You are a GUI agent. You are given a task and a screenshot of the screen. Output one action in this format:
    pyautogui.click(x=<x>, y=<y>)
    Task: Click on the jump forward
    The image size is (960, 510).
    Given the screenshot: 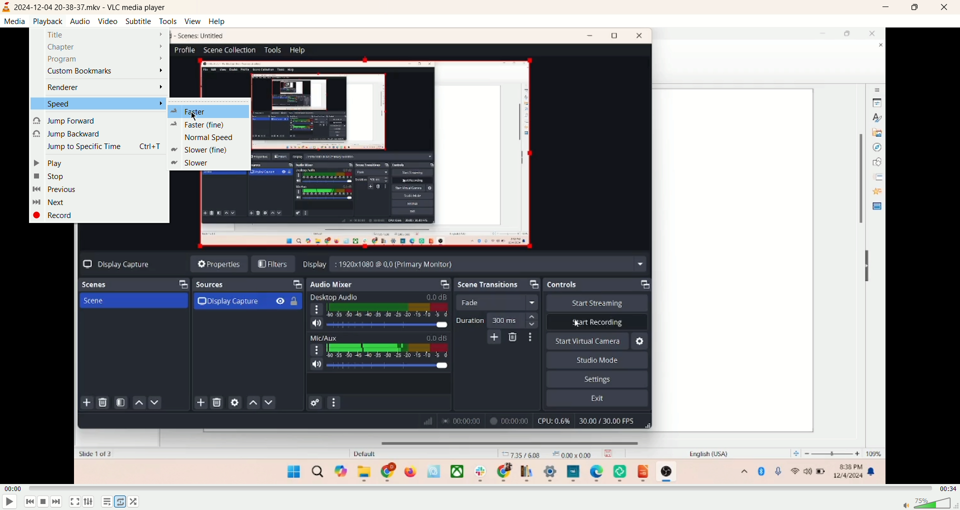 What is the action you would take?
    pyautogui.click(x=65, y=119)
    